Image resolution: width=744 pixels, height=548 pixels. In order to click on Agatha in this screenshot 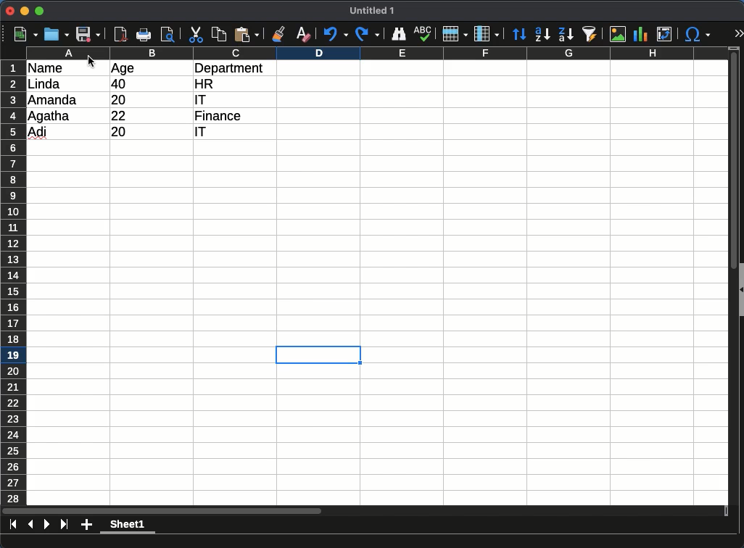, I will do `click(49, 116)`.